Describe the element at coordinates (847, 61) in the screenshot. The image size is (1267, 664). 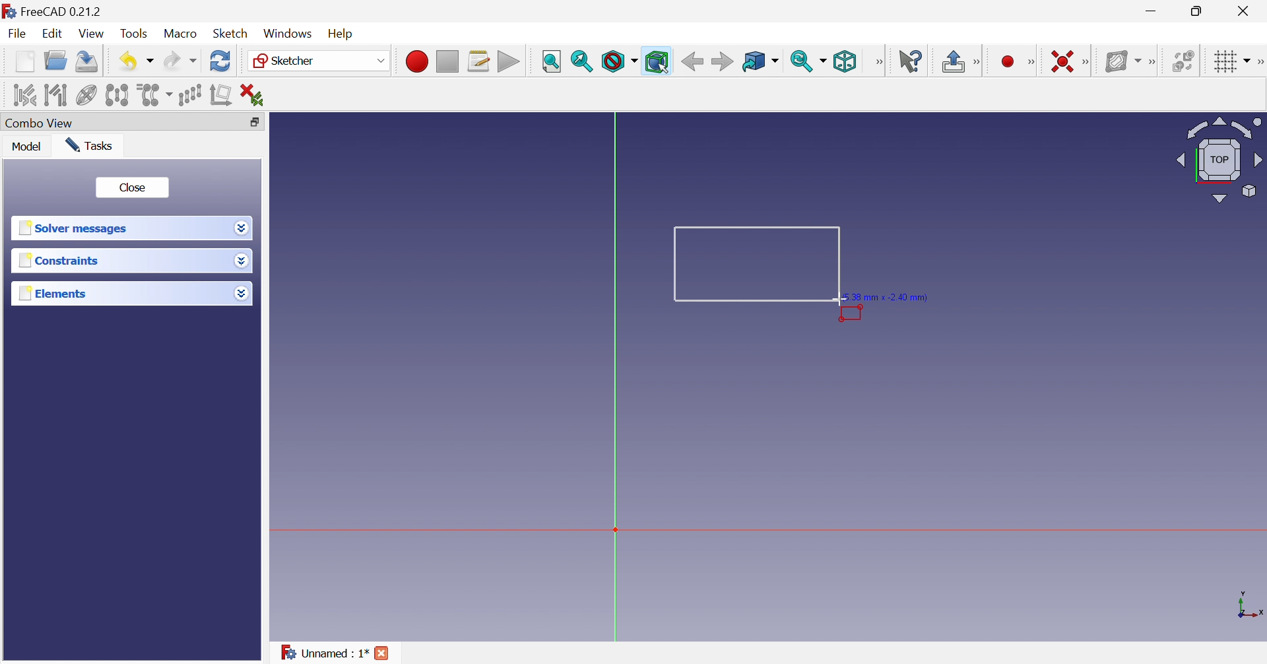
I see `Isometric` at that location.